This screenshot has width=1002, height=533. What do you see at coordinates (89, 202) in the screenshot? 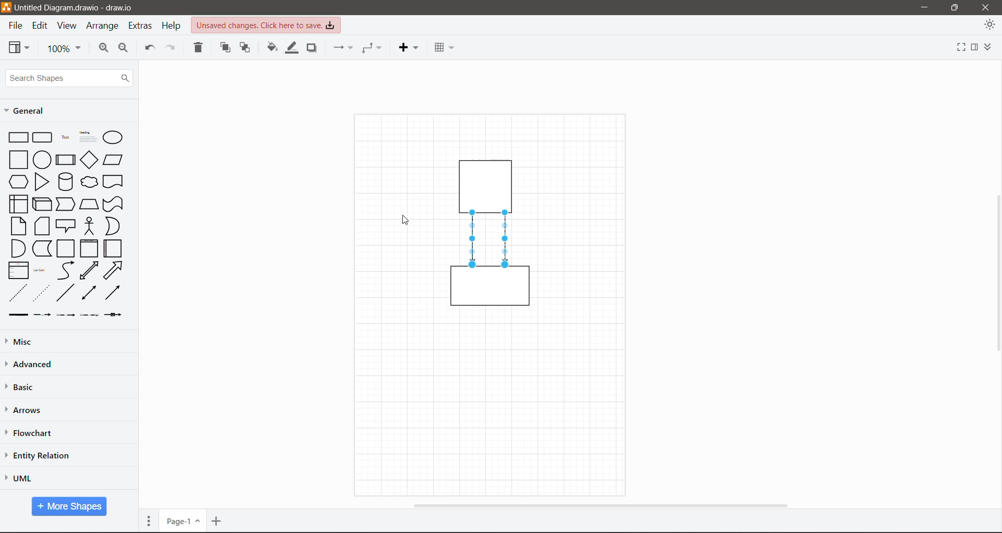
I see `Trapezoid` at bounding box center [89, 202].